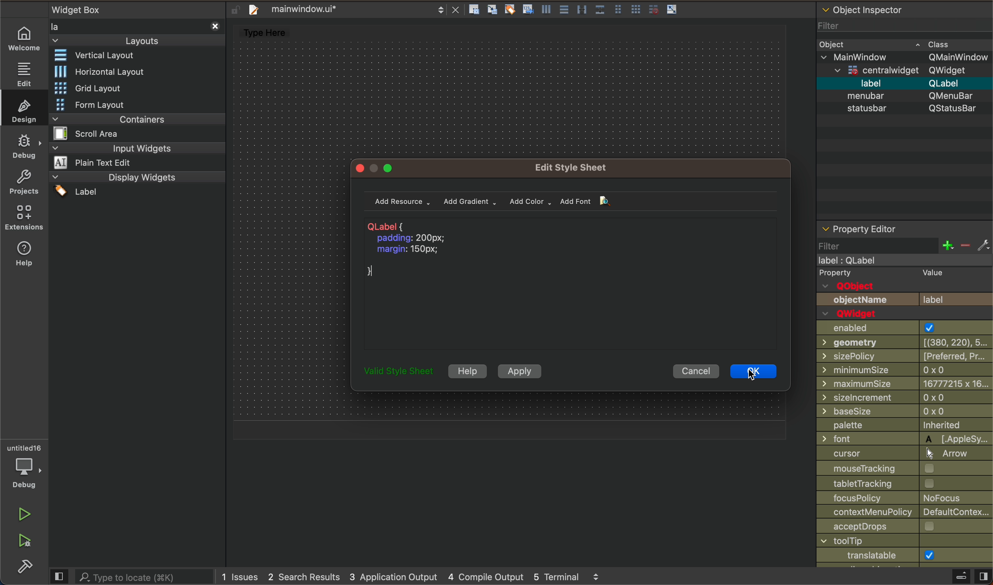 This screenshot has height=585, width=993. What do you see at coordinates (376, 167) in the screenshot?
I see `window actions` at bounding box center [376, 167].